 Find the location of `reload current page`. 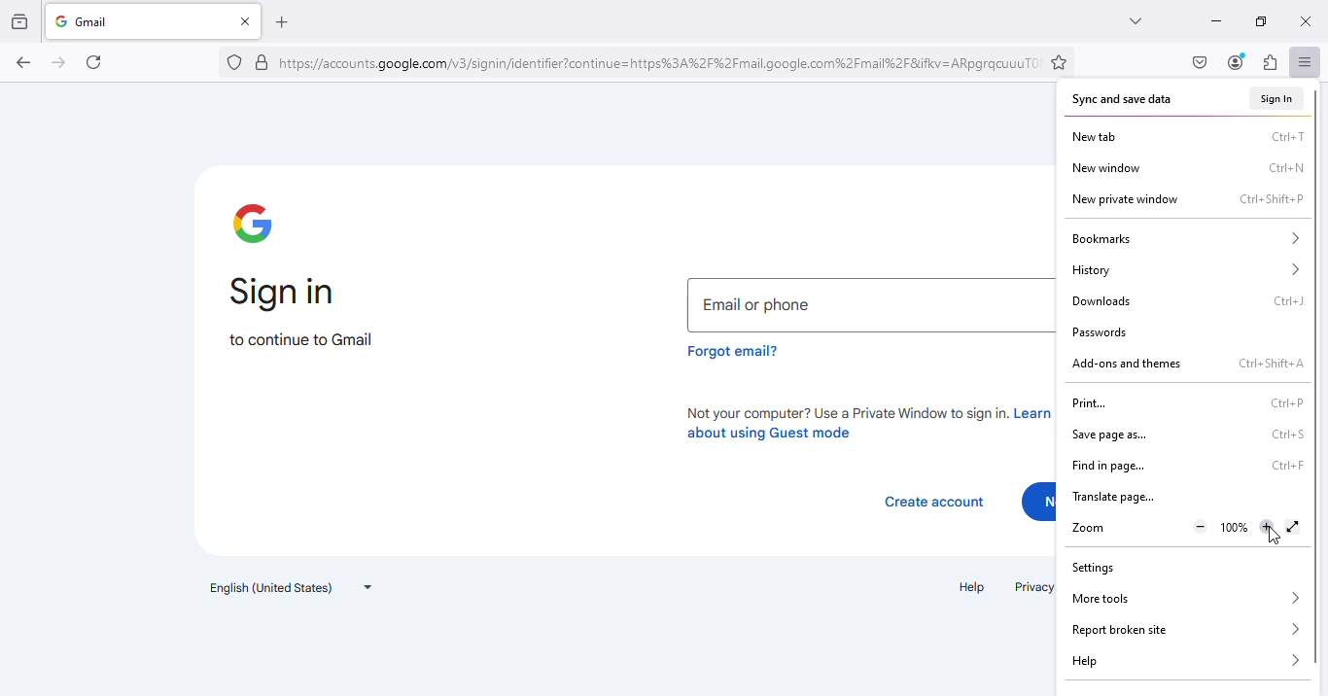

reload current page is located at coordinates (93, 62).